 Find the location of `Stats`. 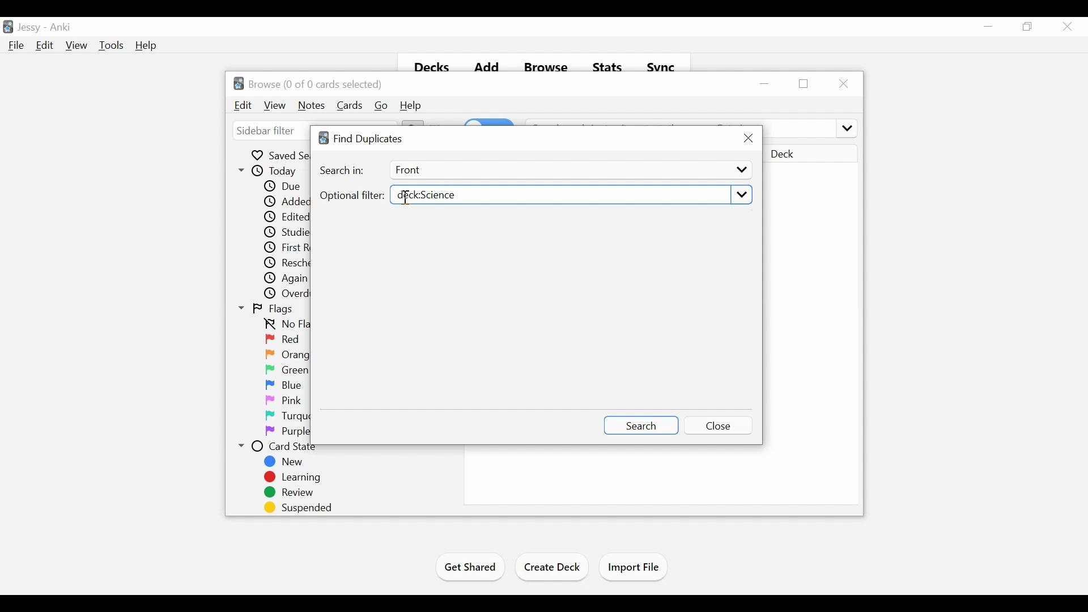

Stats is located at coordinates (606, 65).